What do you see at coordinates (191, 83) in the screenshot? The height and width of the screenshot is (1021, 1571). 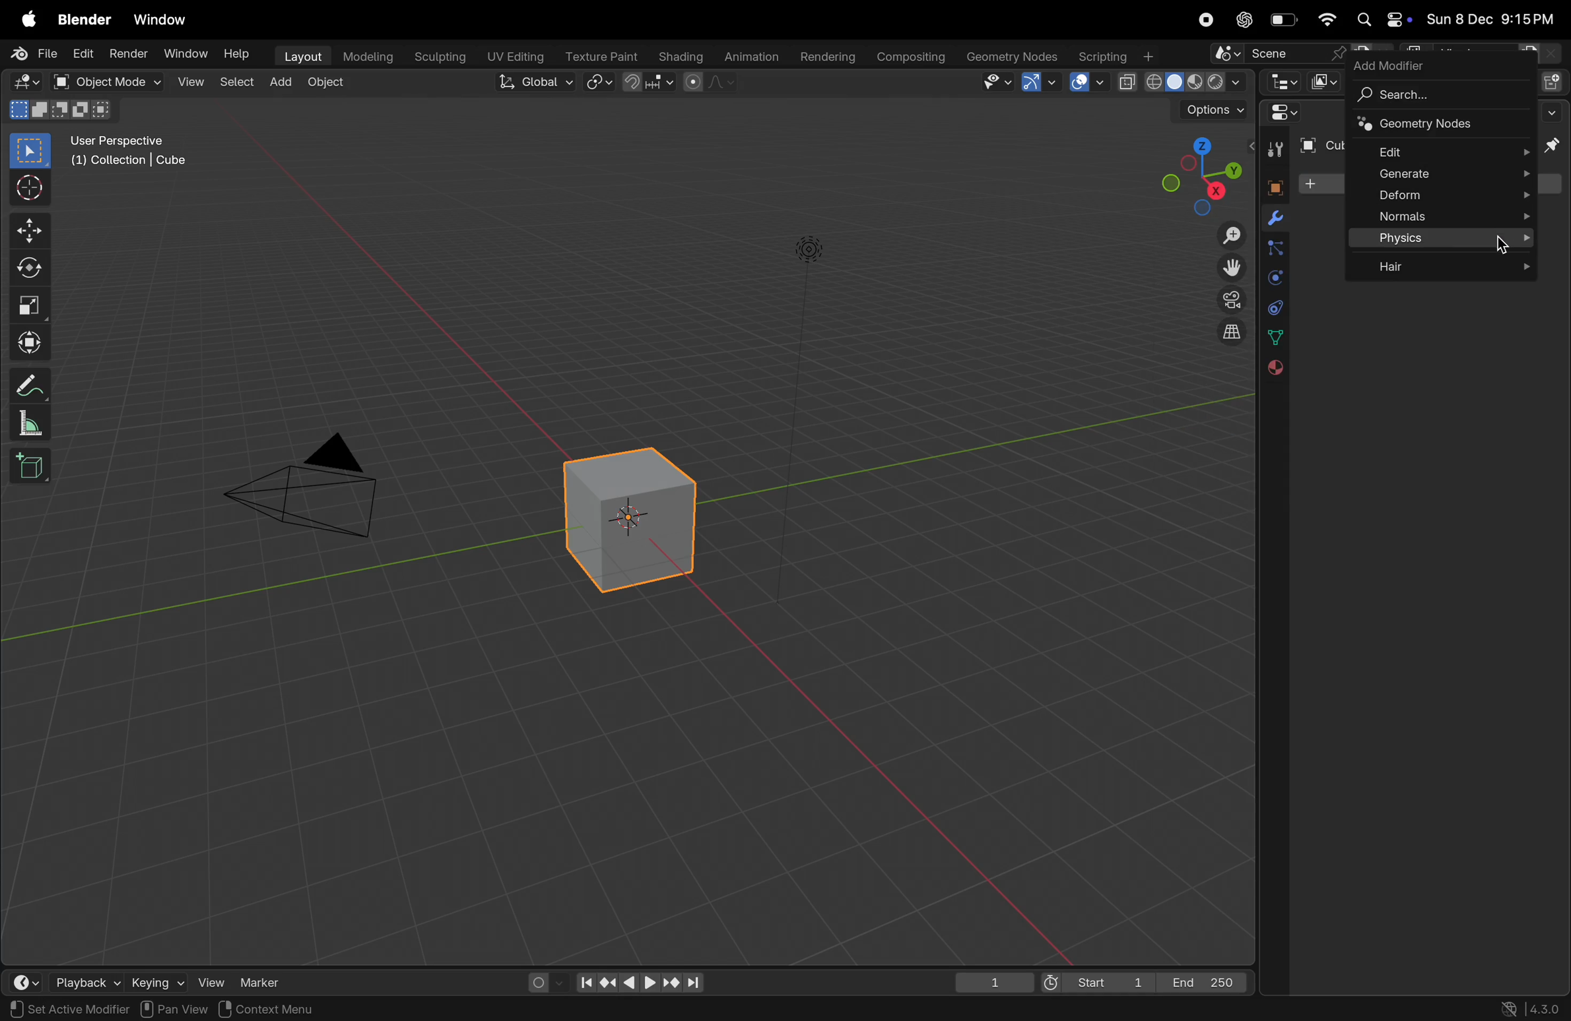 I see `view` at bounding box center [191, 83].